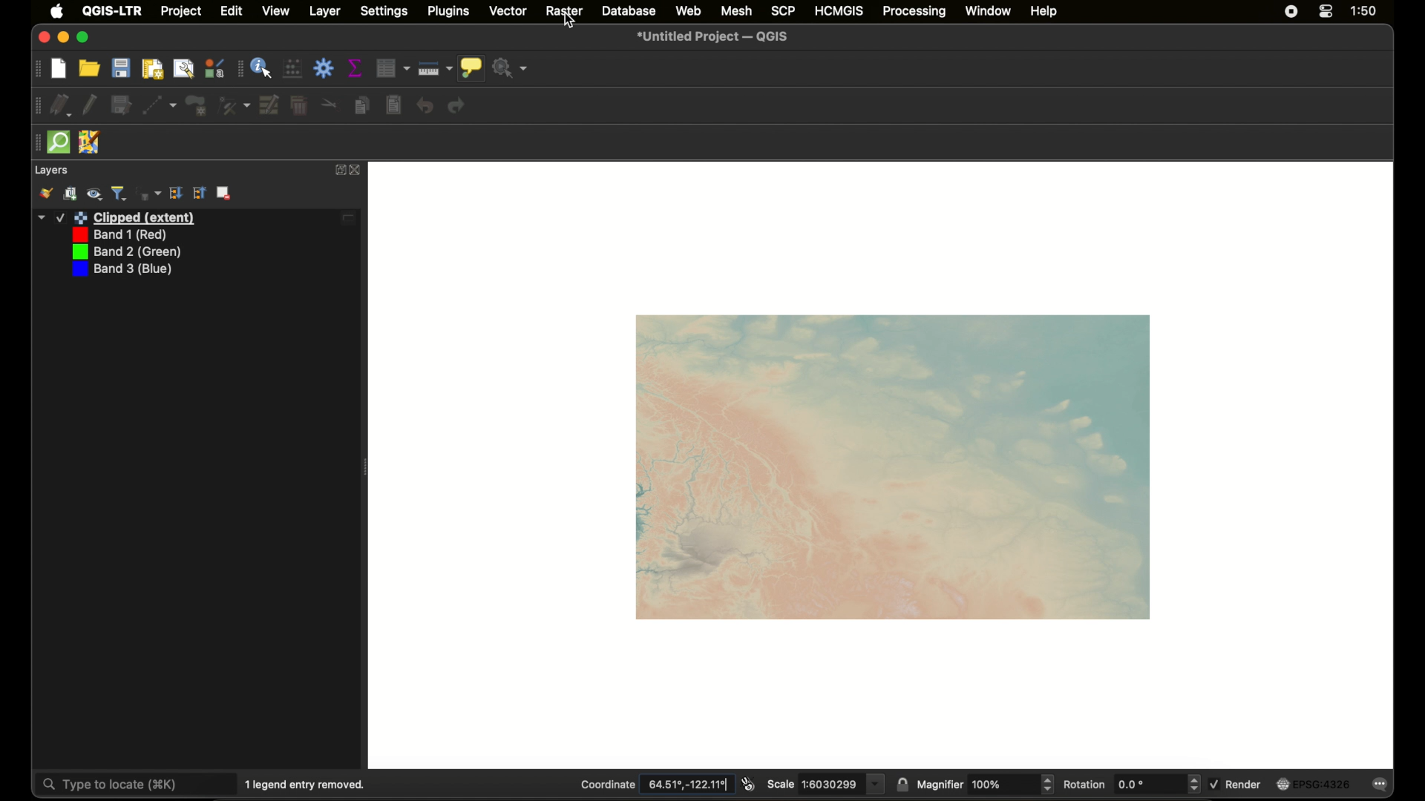  I want to click on open attribute table, so click(393, 68).